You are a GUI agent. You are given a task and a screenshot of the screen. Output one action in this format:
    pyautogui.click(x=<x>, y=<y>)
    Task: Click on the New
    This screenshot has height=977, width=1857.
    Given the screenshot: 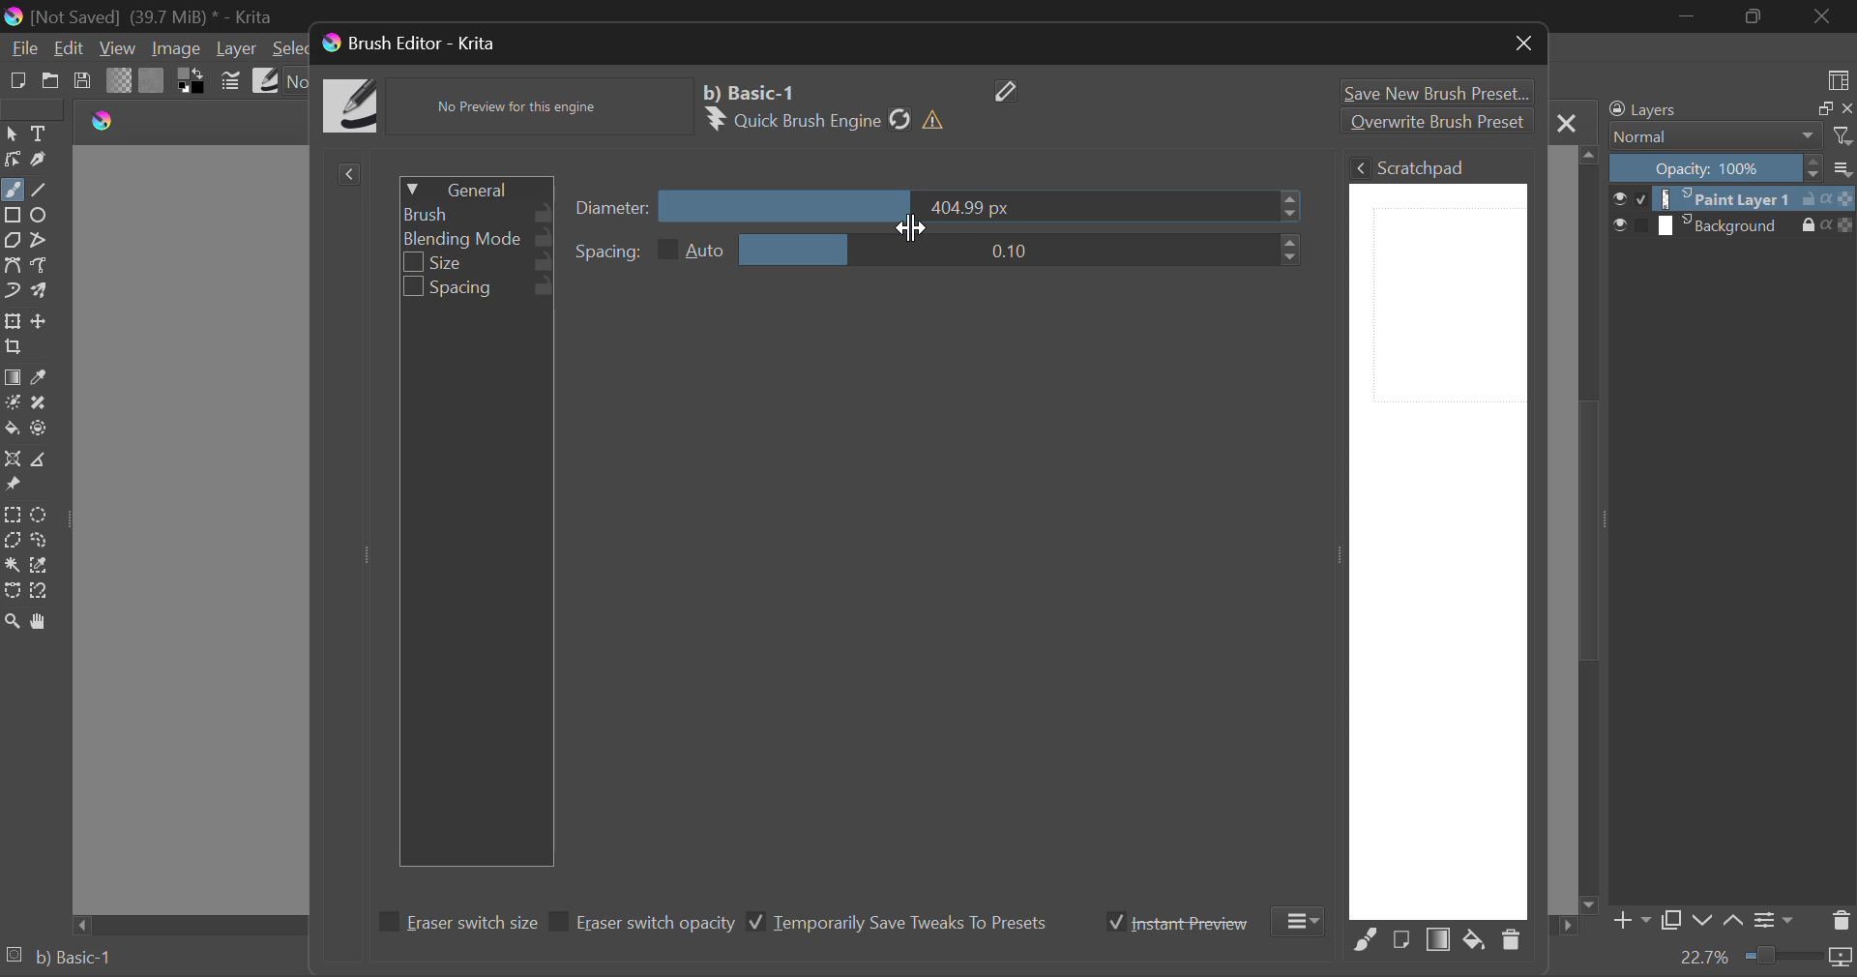 What is the action you would take?
    pyautogui.click(x=15, y=79)
    